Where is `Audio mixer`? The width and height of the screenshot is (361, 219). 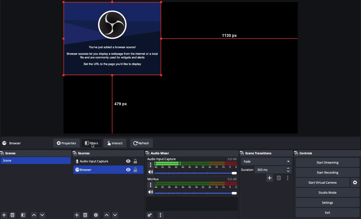
Audio mixer is located at coordinates (160, 153).